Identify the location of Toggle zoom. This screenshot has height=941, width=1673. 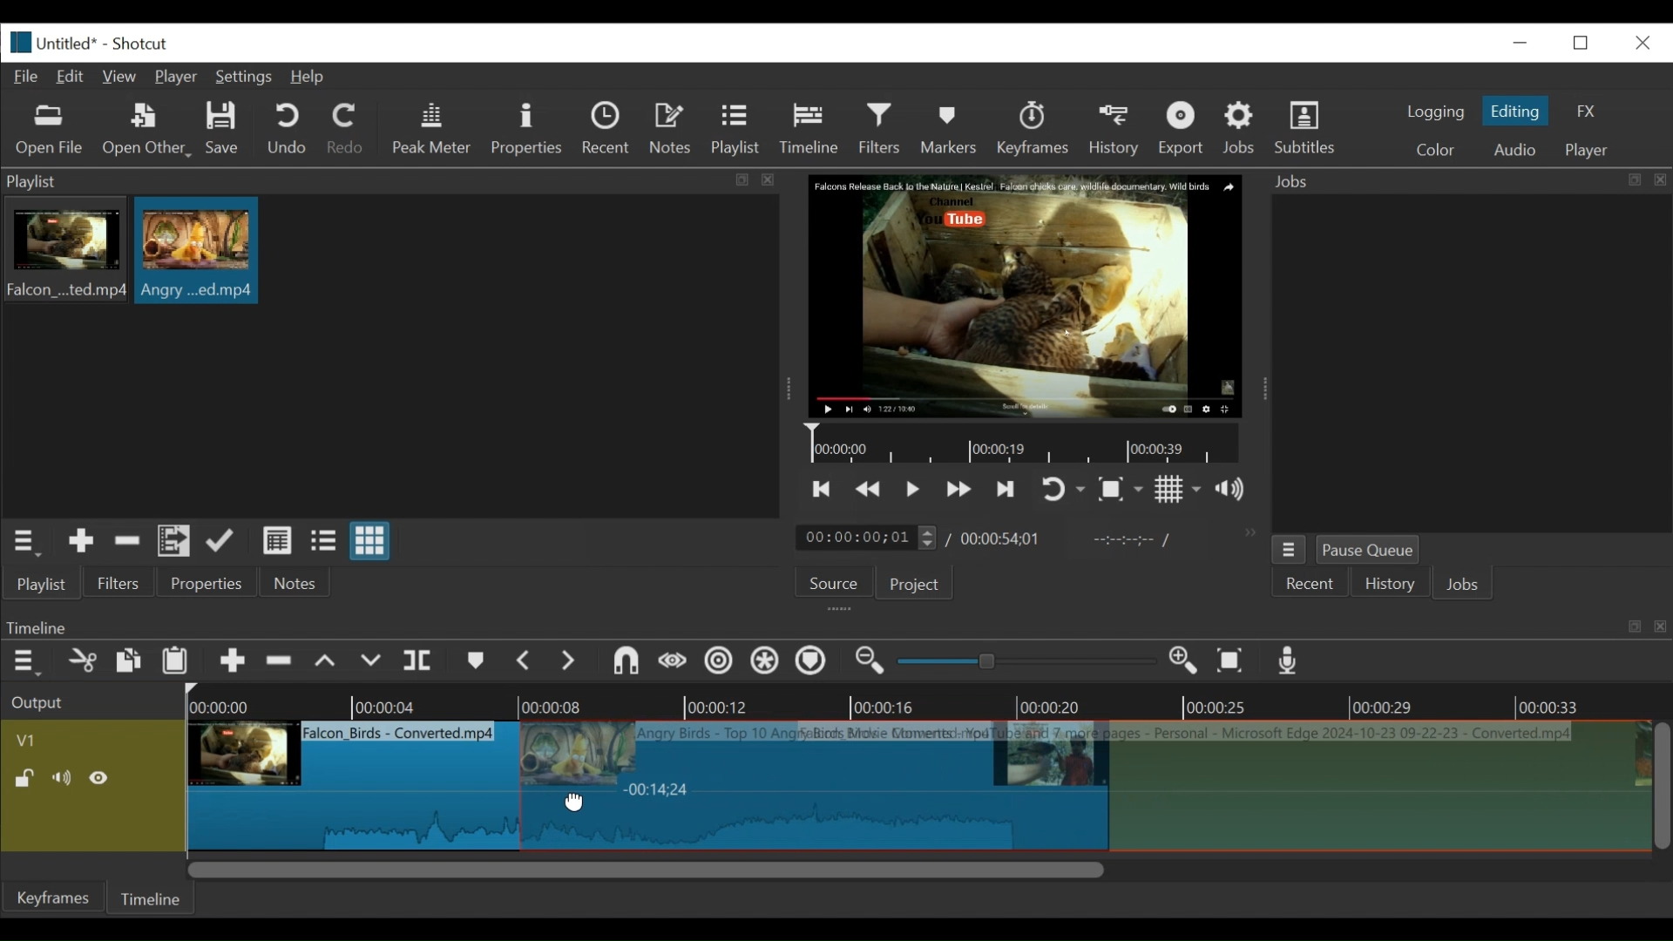
(1120, 491).